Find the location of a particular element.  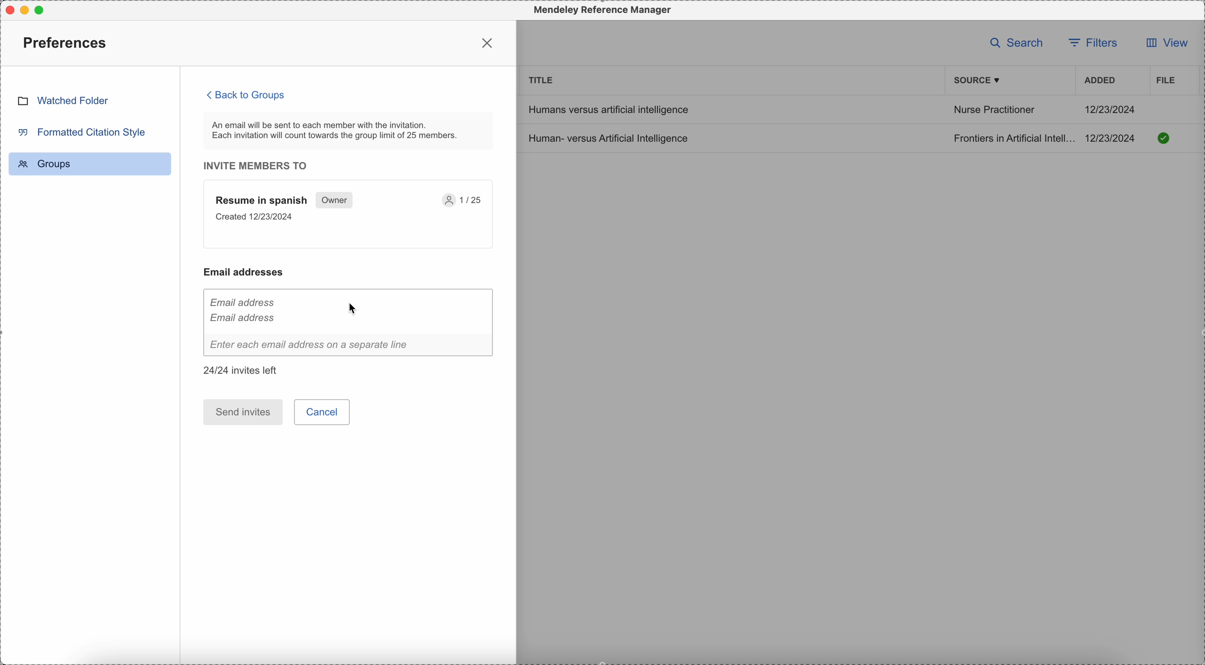

view is located at coordinates (1163, 45).